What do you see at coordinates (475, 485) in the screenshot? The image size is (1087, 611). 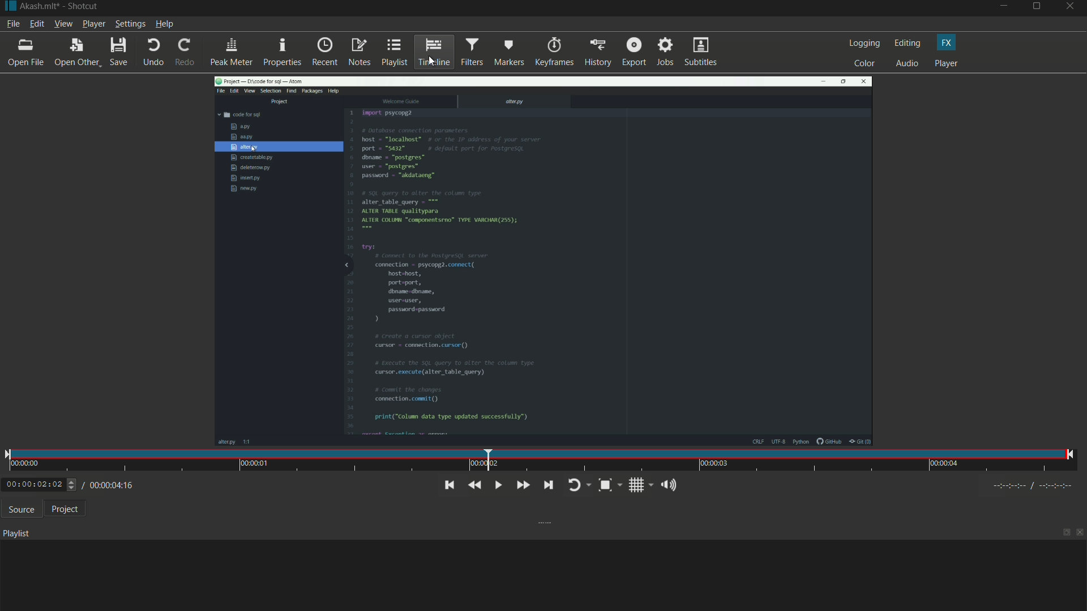 I see `quickly play backward` at bounding box center [475, 485].